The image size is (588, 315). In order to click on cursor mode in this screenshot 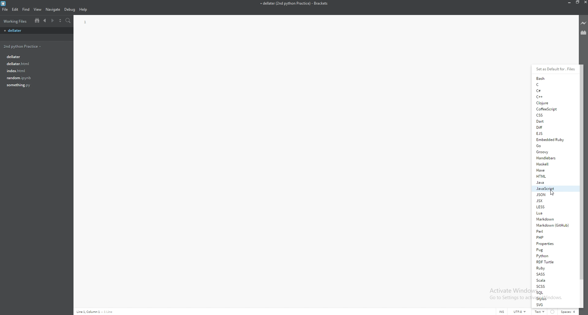, I will do `click(502, 312)`.